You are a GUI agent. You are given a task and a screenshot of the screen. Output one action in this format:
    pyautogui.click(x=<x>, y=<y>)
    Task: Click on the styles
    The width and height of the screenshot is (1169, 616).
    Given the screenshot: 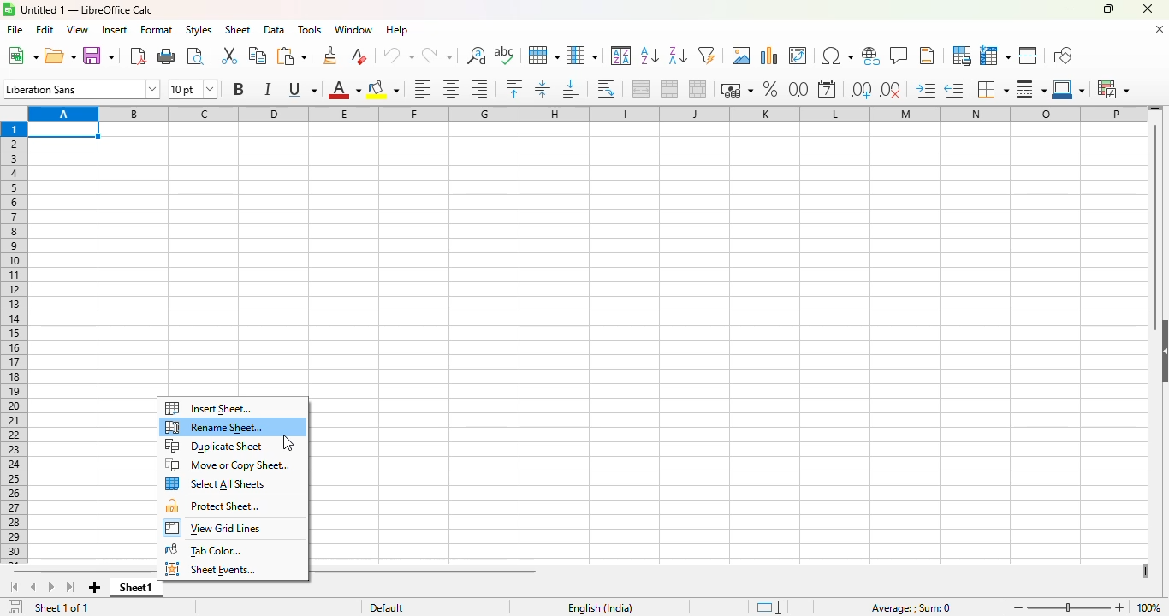 What is the action you would take?
    pyautogui.click(x=199, y=29)
    